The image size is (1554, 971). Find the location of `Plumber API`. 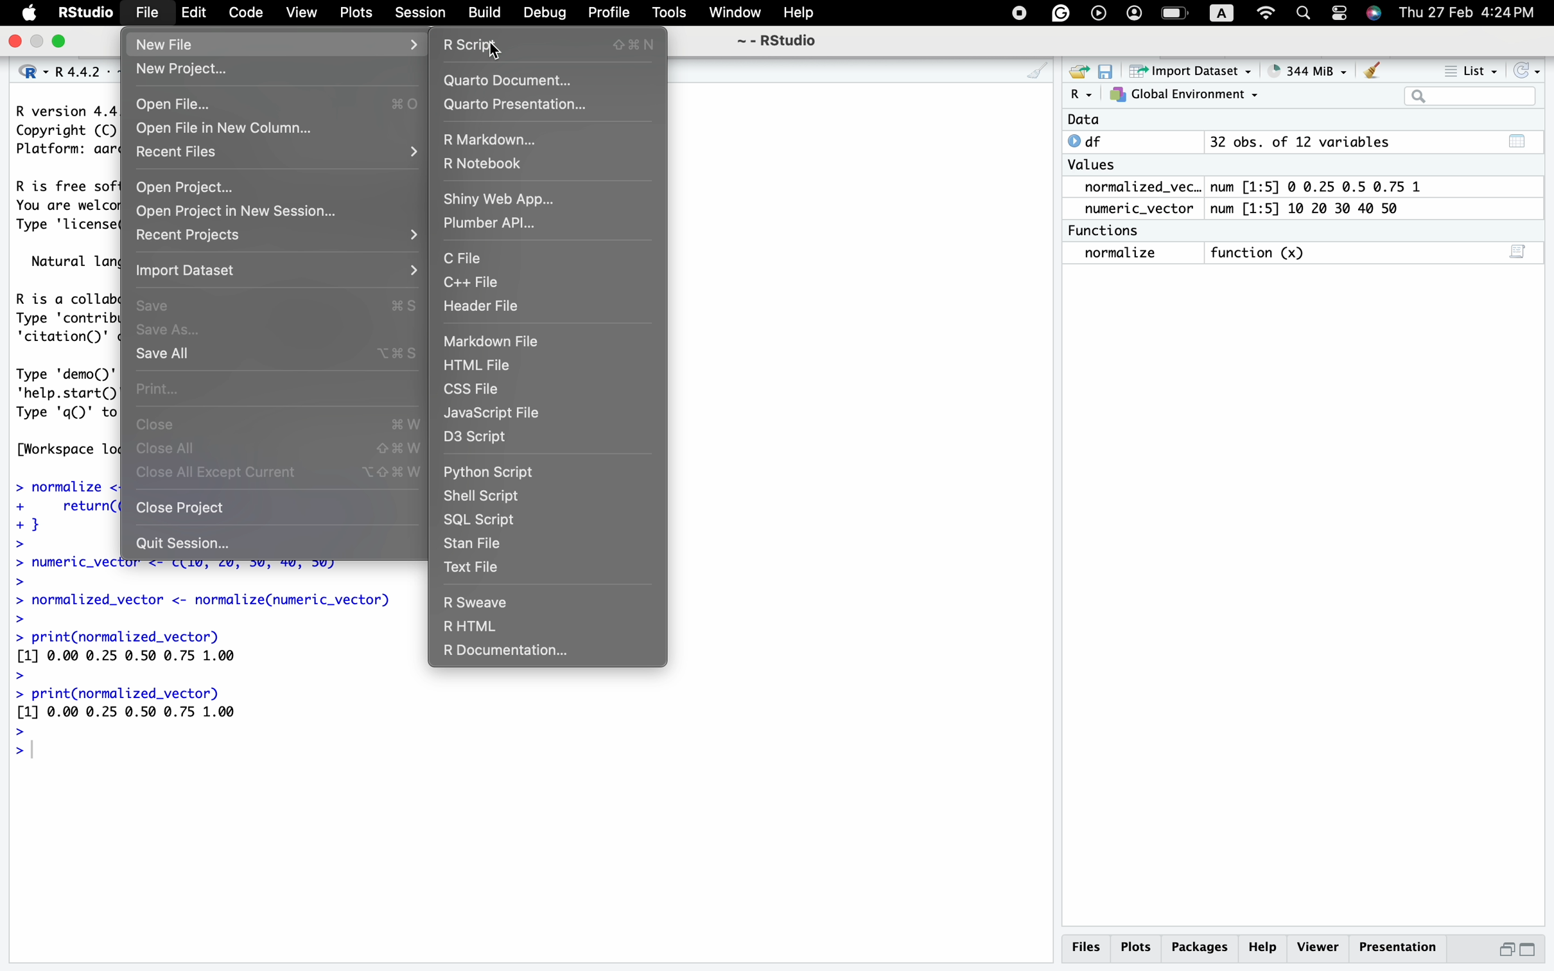

Plumber API is located at coordinates (487, 225).